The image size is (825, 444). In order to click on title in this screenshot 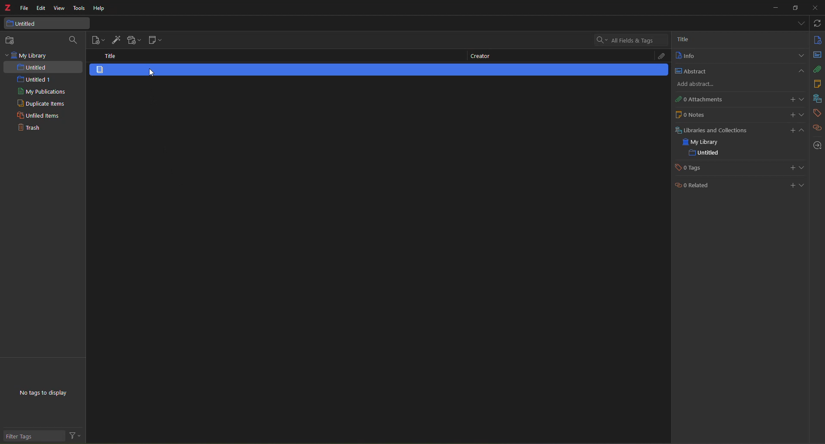, I will do `click(682, 39)`.